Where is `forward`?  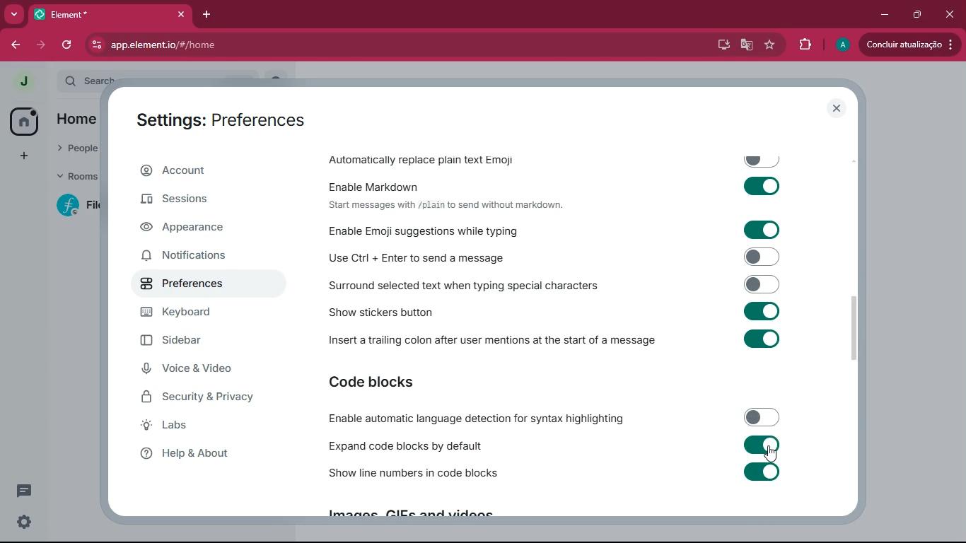
forward is located at coordinates (43, 45).